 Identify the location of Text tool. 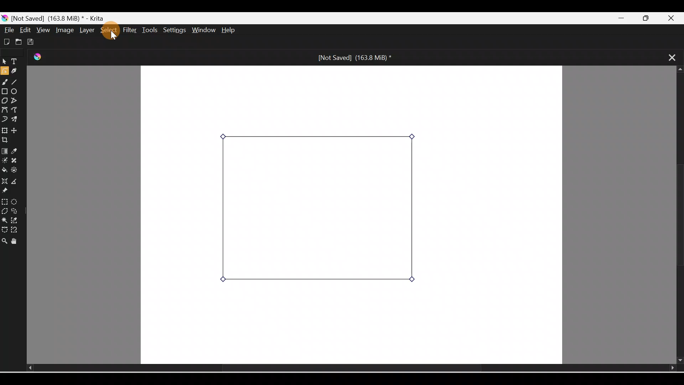
(16, 62).